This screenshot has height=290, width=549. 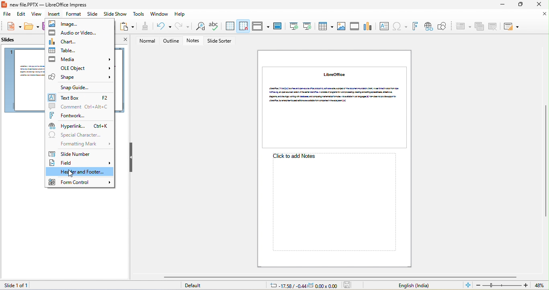 I want to click on maximize, so click(x=520, y=5).